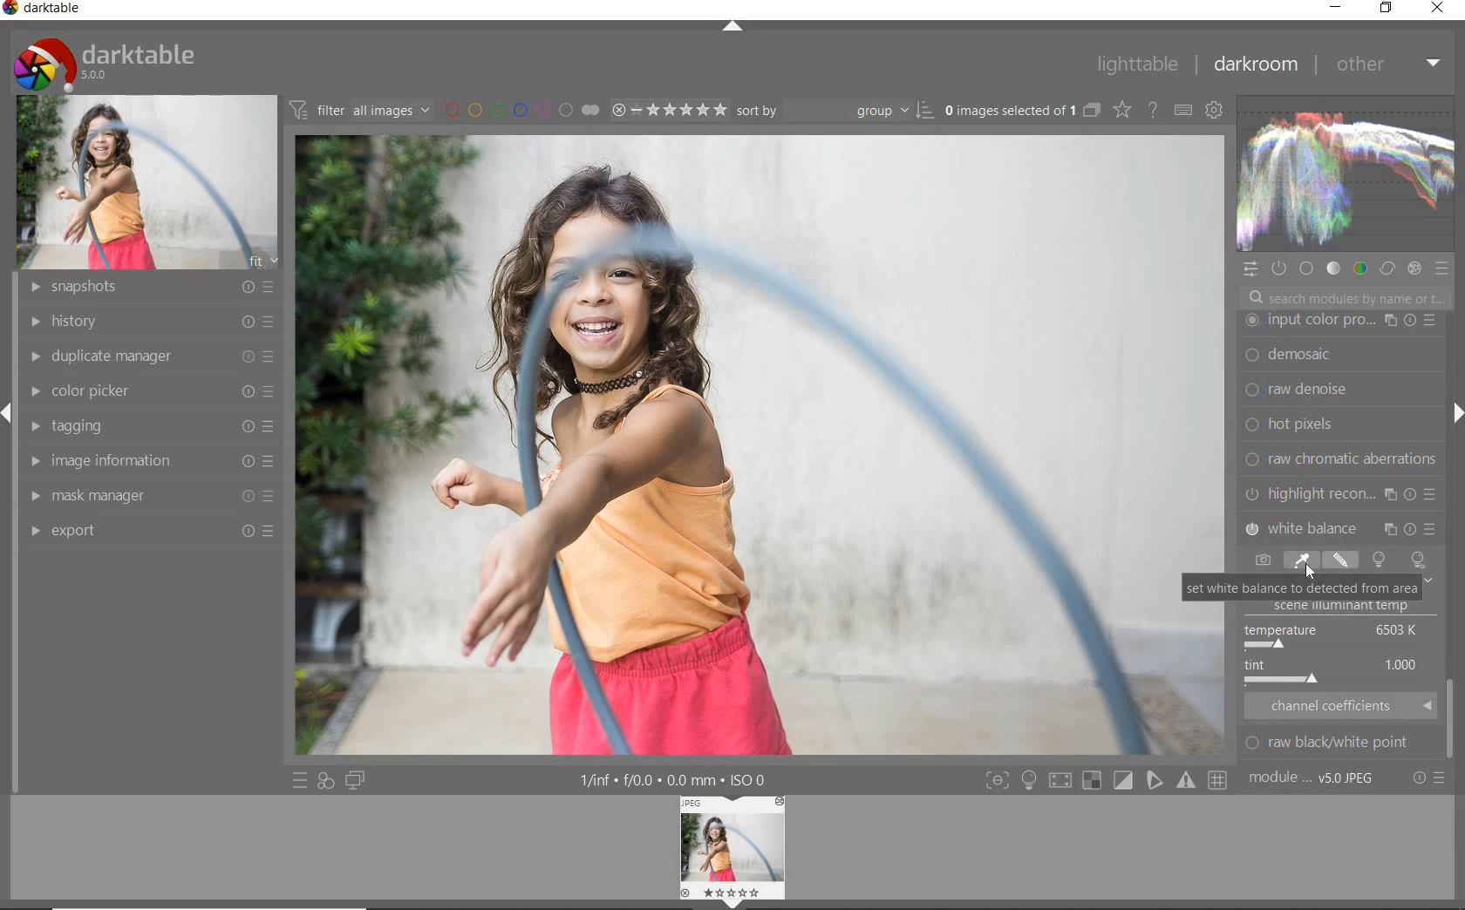  Describe the element at coordinates (359, 111) in the screenshot. I see `filter images` at that location.